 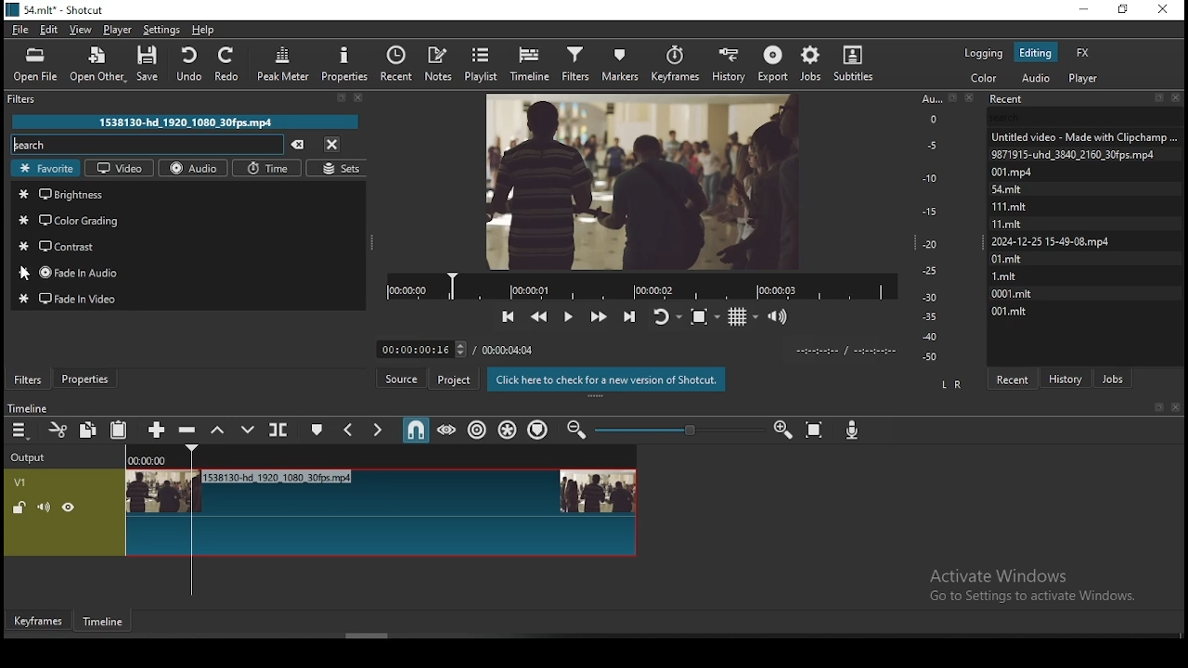 What do you see at coordinates (1011, 205) in the screenshot?
I see `111.Mmit` at bounding box center [1011, 205].